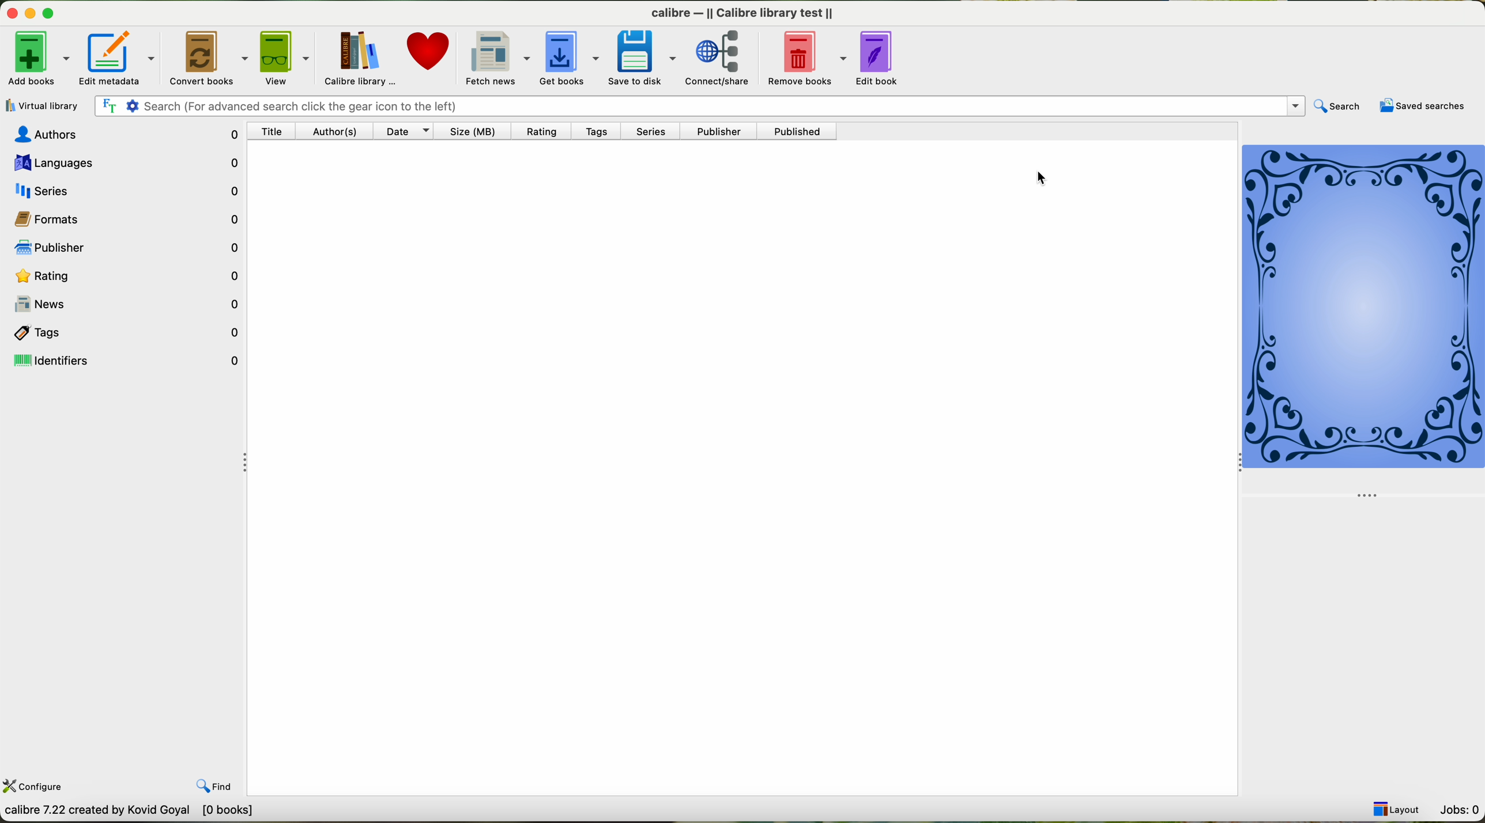 The height and width of the screenshot is (823, 1485). Describe the element at coordinates (486, 57) in the screenshot. I see `fetch news` at that location.